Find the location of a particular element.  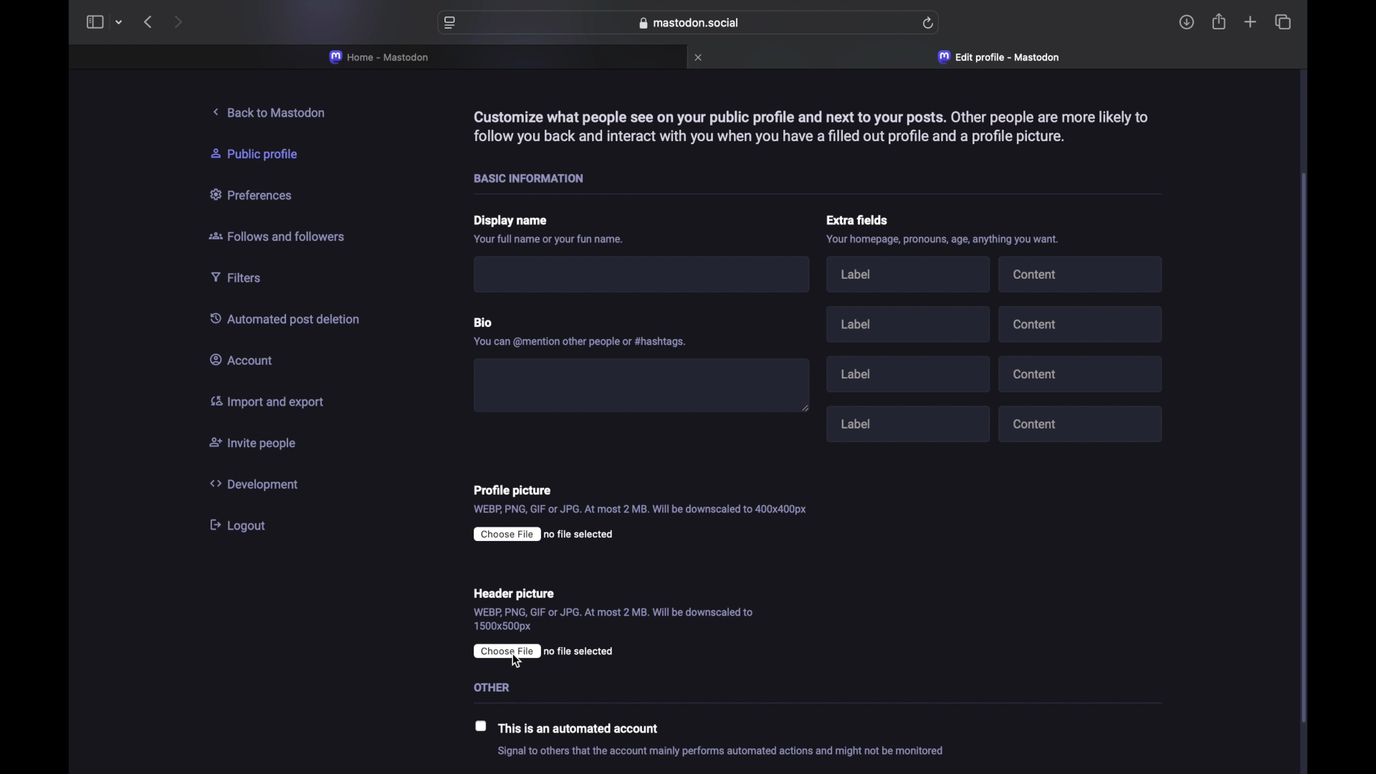

show tab overview is located at coordinates (1283, 21).